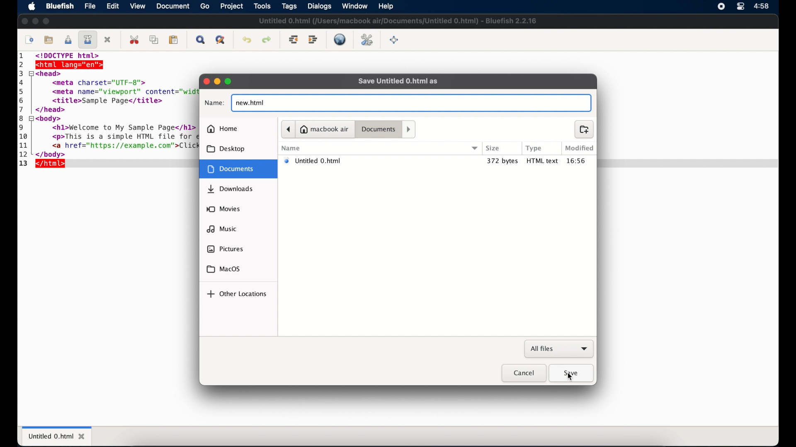 The image size is (796, 447). I want to click on document, so click(237, 169).